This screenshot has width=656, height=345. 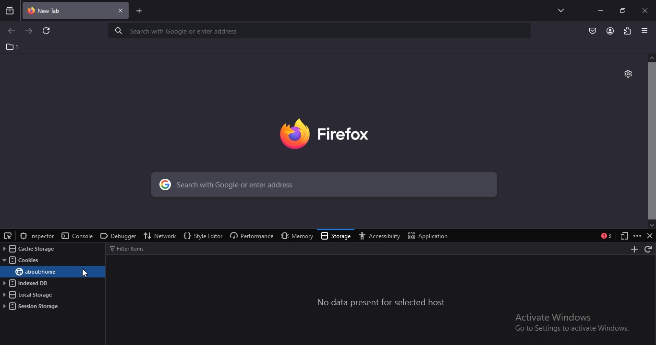 What do you see at coordinates (202, 236) in the screenshot?
I see `style editor` at bounding box center [202, 236].